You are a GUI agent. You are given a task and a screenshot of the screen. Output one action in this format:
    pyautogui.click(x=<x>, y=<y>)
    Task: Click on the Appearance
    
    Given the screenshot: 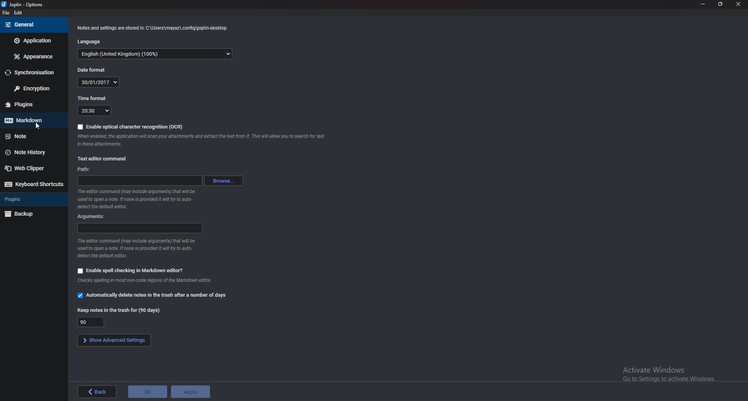 What is the action you would take?
    pyautogui.click(x=34, y=56)
    